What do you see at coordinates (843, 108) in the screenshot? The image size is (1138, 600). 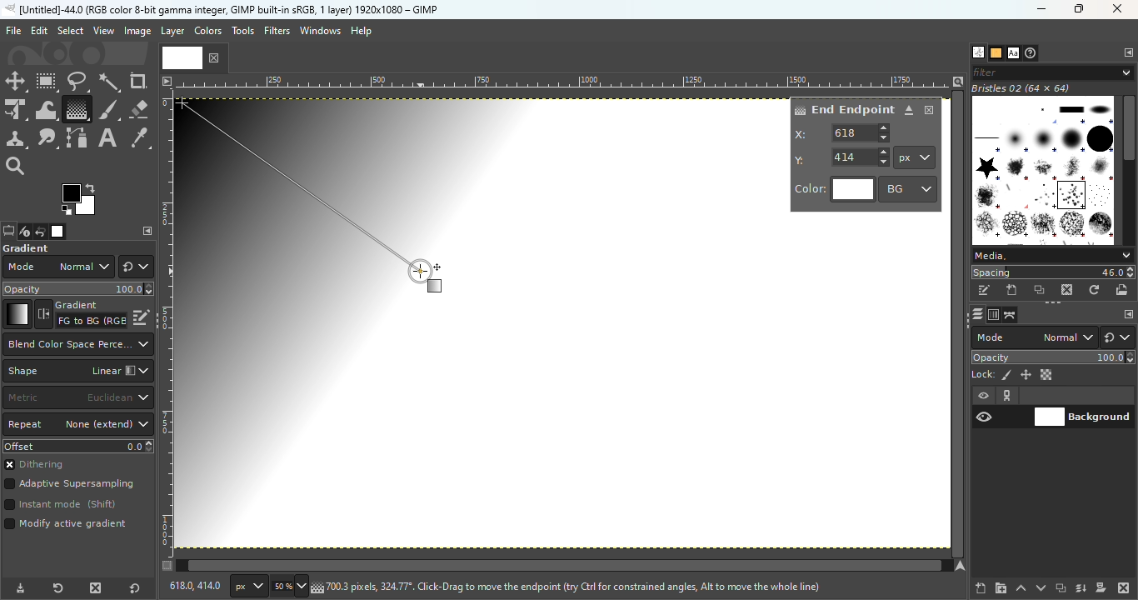 I see `End Endpoint` at bounding box center [843, 108].